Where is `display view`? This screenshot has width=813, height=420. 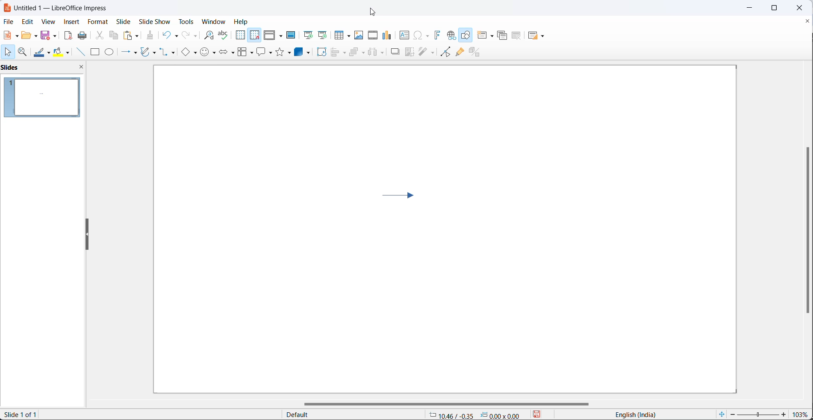
display view is located at coordinates (273, 35).